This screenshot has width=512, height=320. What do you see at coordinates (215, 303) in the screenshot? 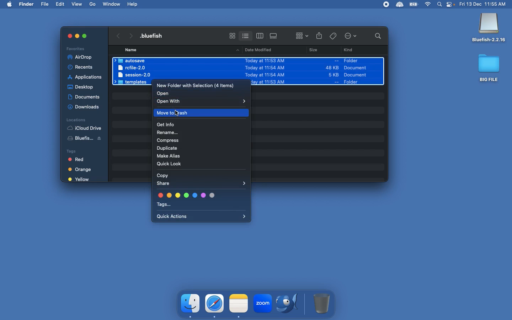
I see `safari` at bounding box center [215, 303].